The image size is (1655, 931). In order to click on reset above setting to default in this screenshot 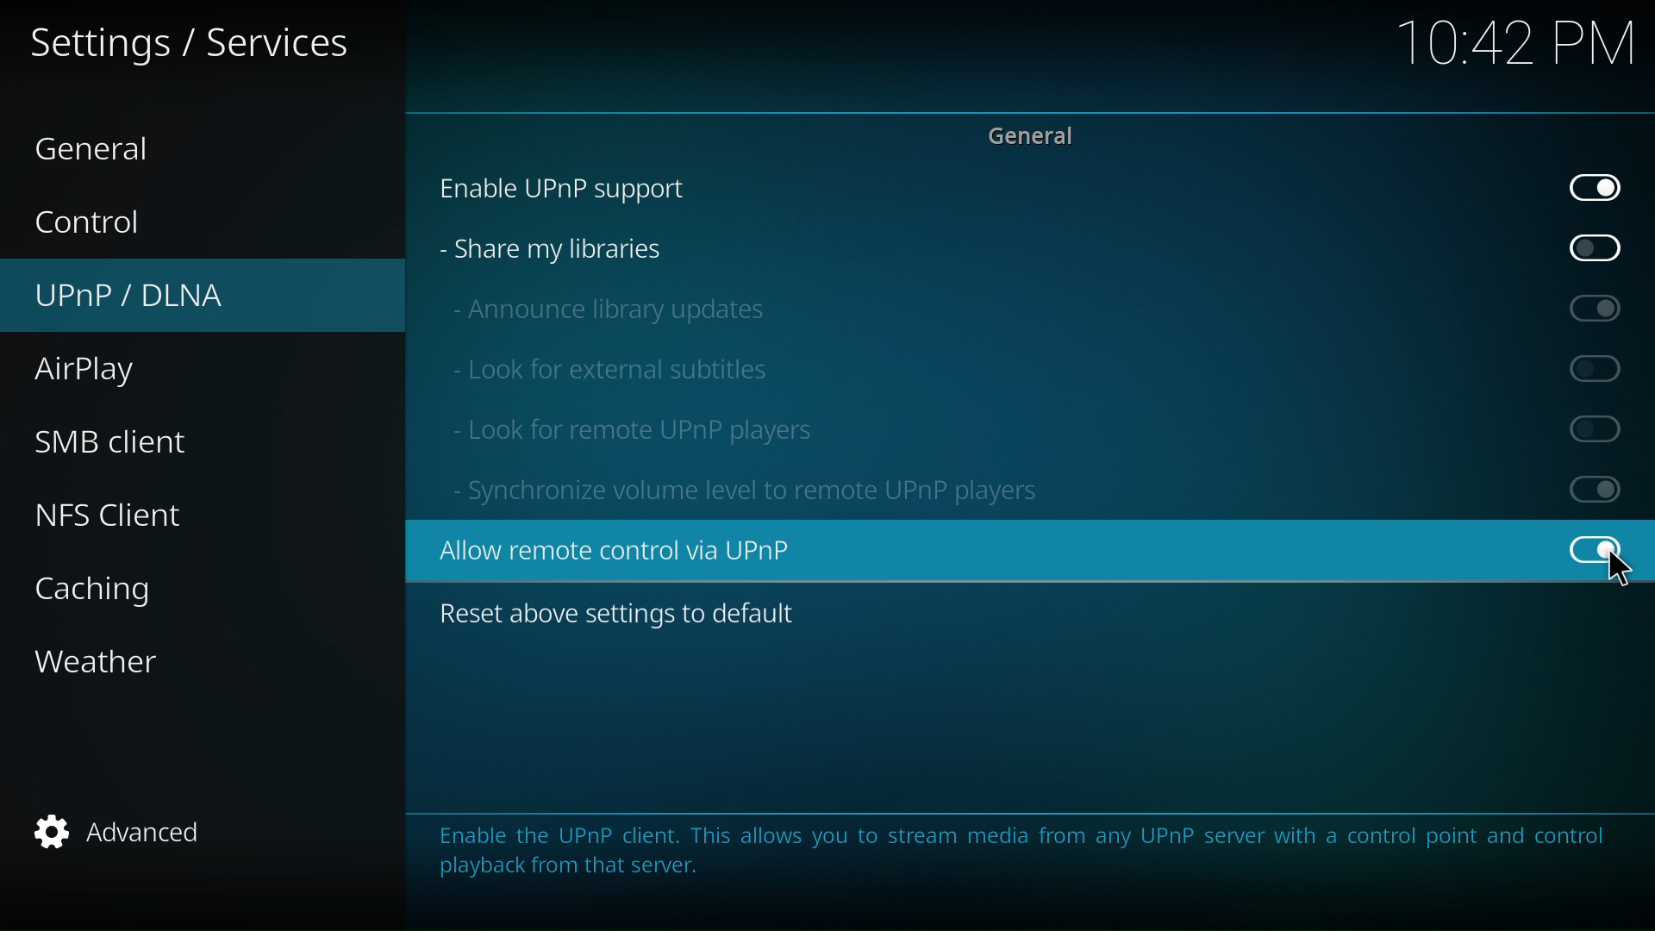, I will do `click(633, 615)`.